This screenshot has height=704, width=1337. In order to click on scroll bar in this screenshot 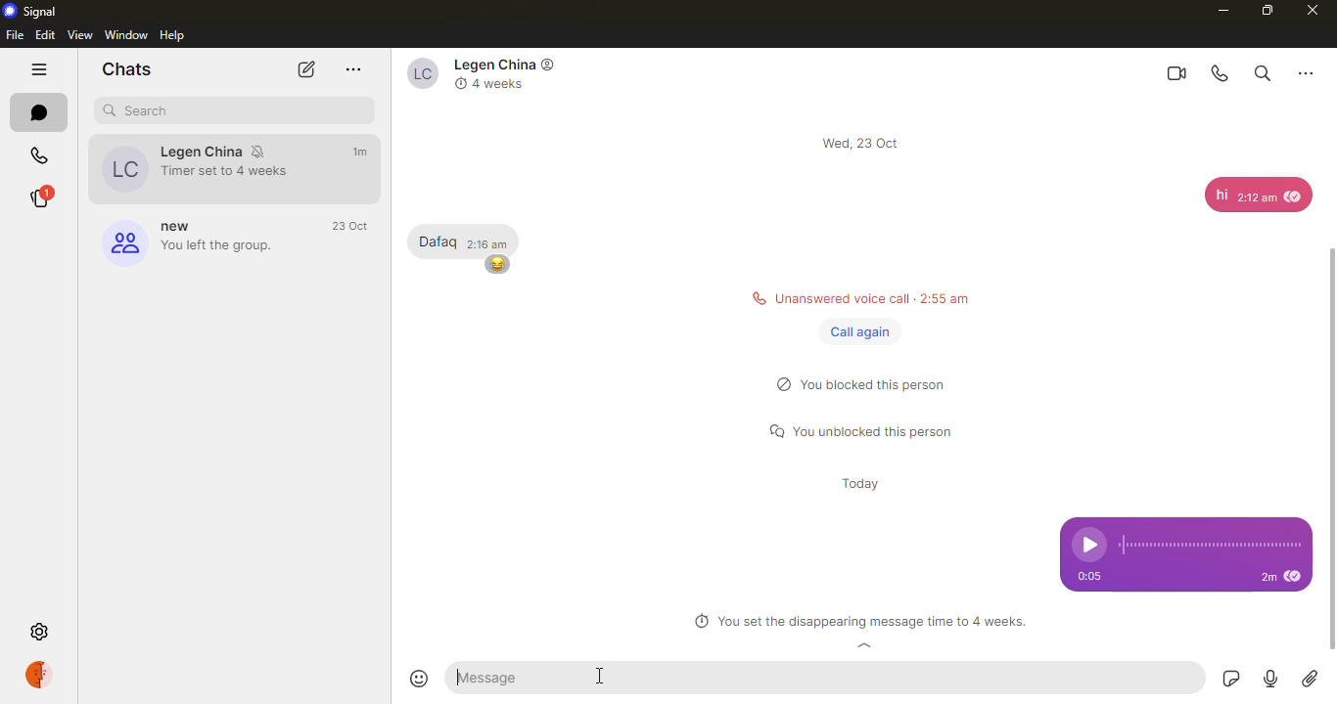, I will do `click(1336, 426)`.